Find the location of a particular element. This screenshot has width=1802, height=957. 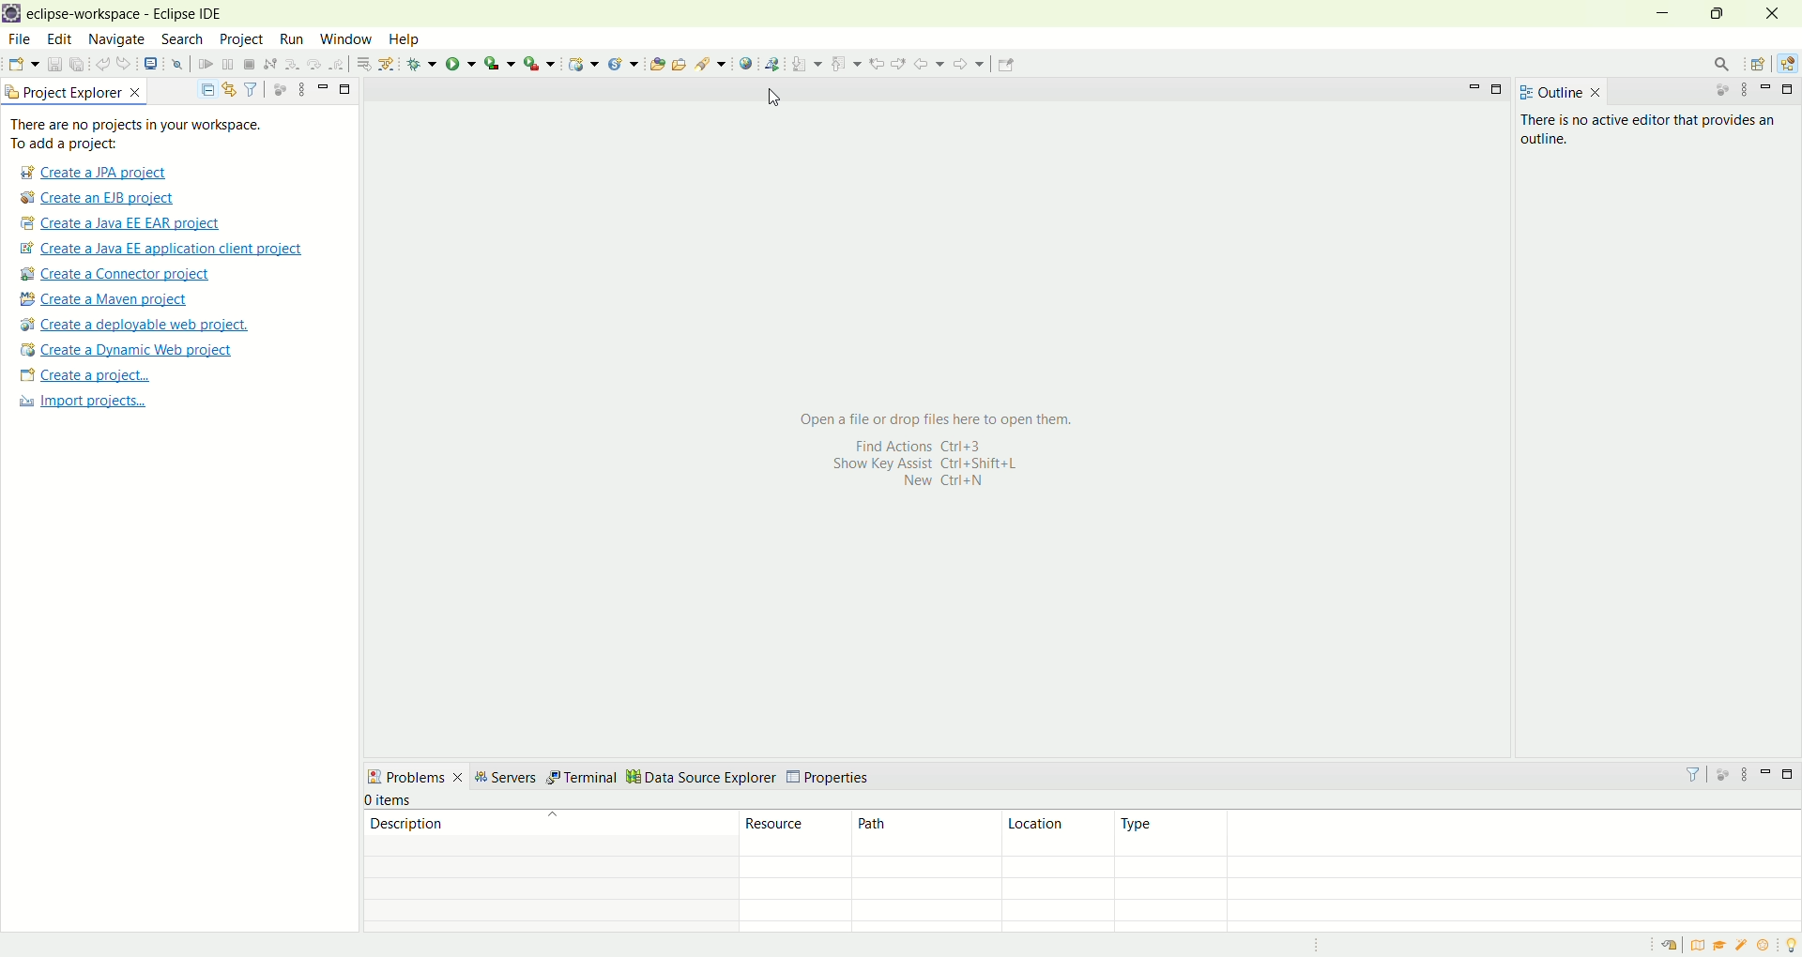

drop to frames is located at coordinates (365, 64).